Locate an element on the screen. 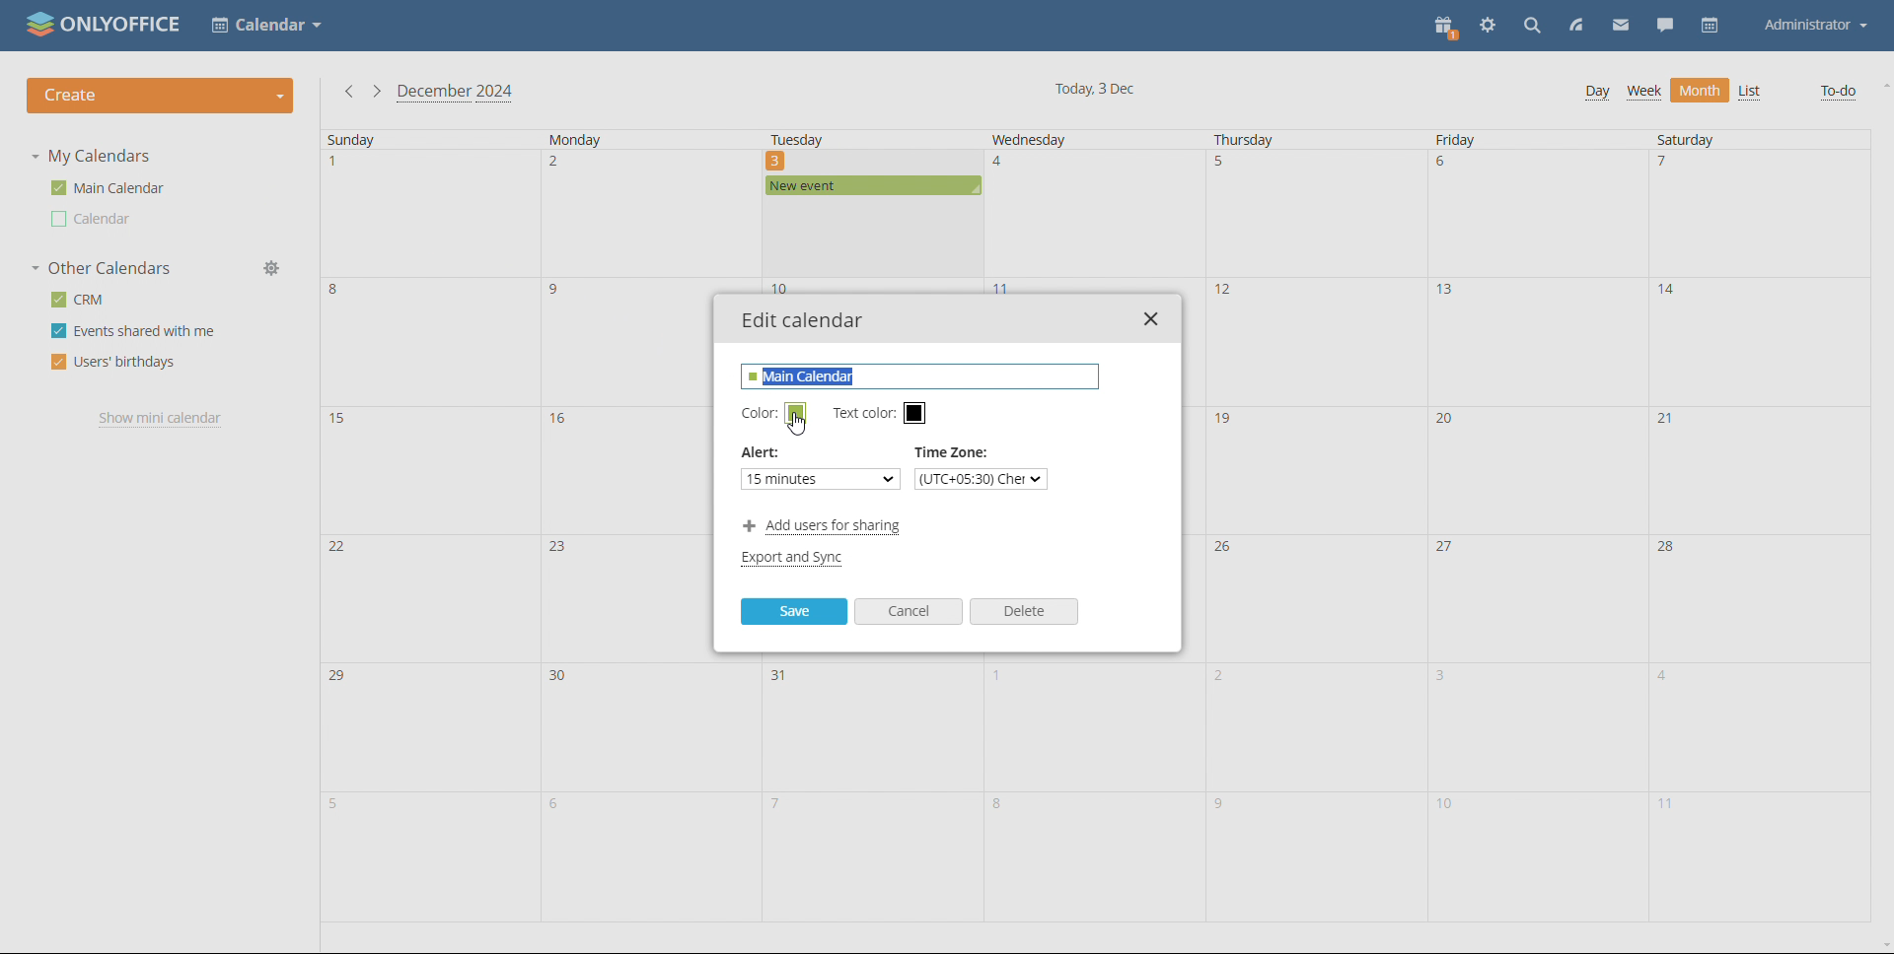 The width and height of the screenshot is (1894, 954). date is located at coordinates (430, 344).